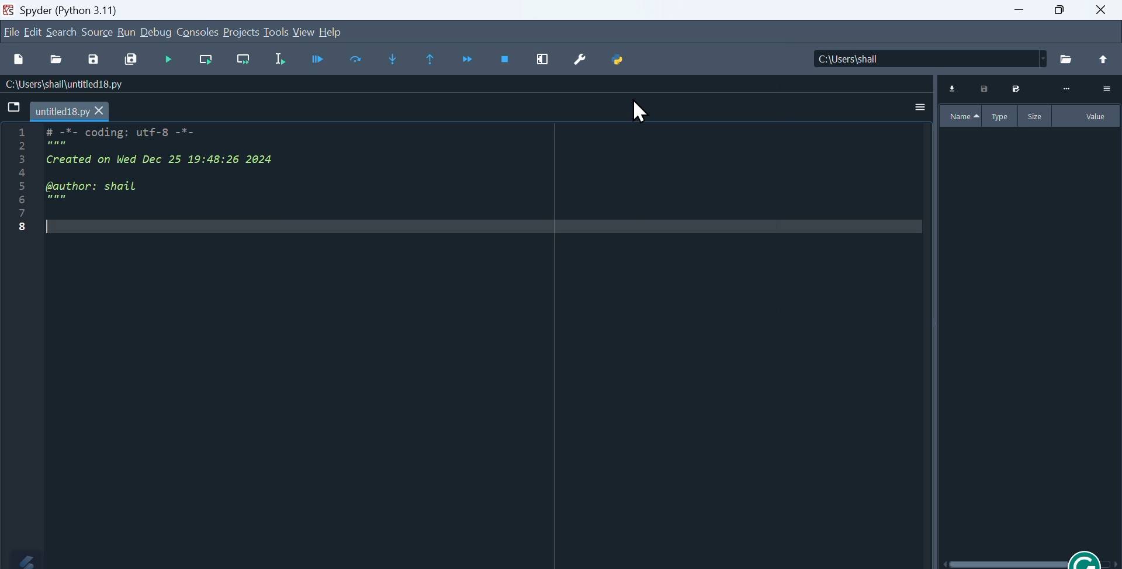  I want to click on line numbers, so click(20, 181).